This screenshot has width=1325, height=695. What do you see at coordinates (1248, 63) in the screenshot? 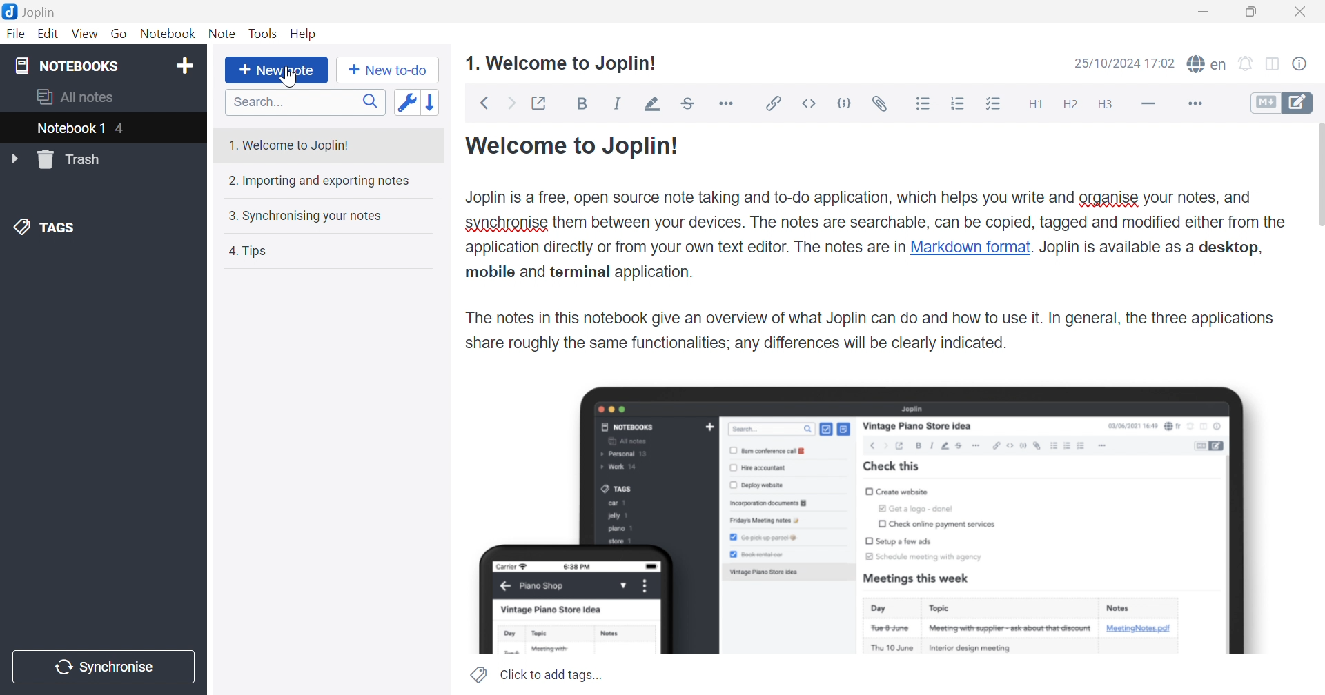
I see `Set alarm` at bounding box center [1248, 63].